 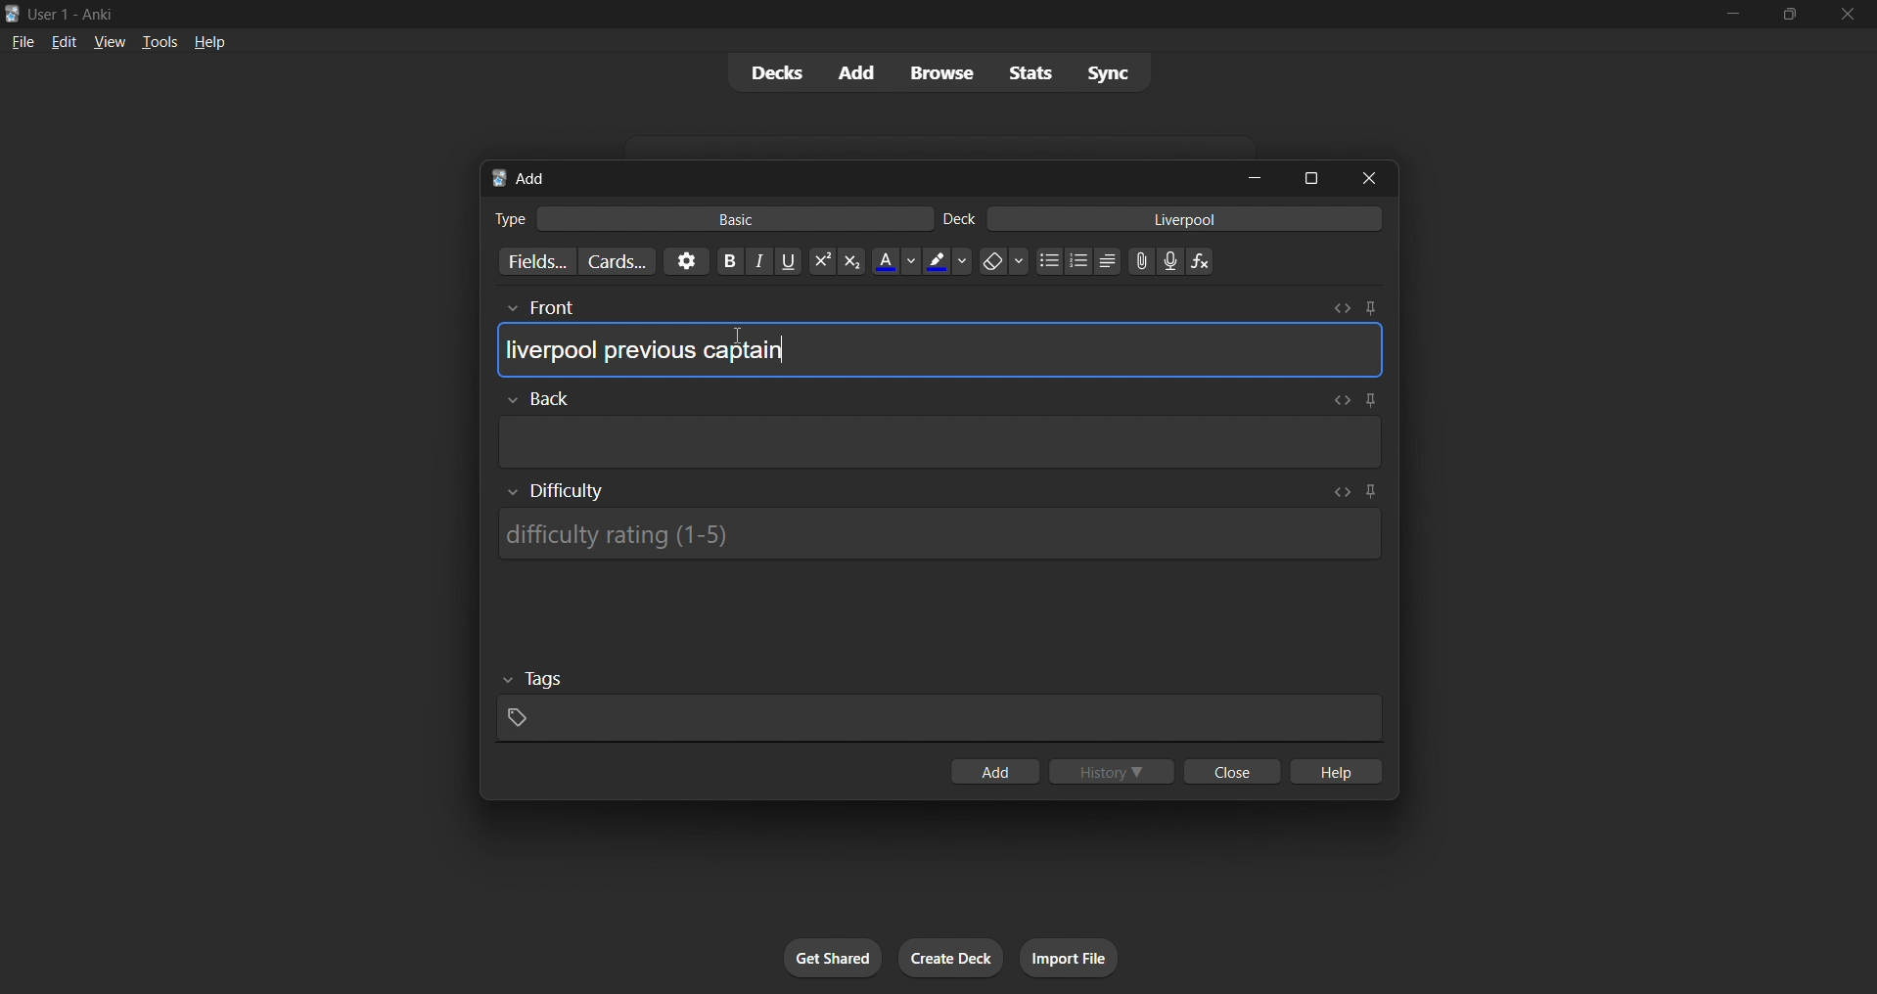 I want to click on card type input box, so click(x=702, y=215).